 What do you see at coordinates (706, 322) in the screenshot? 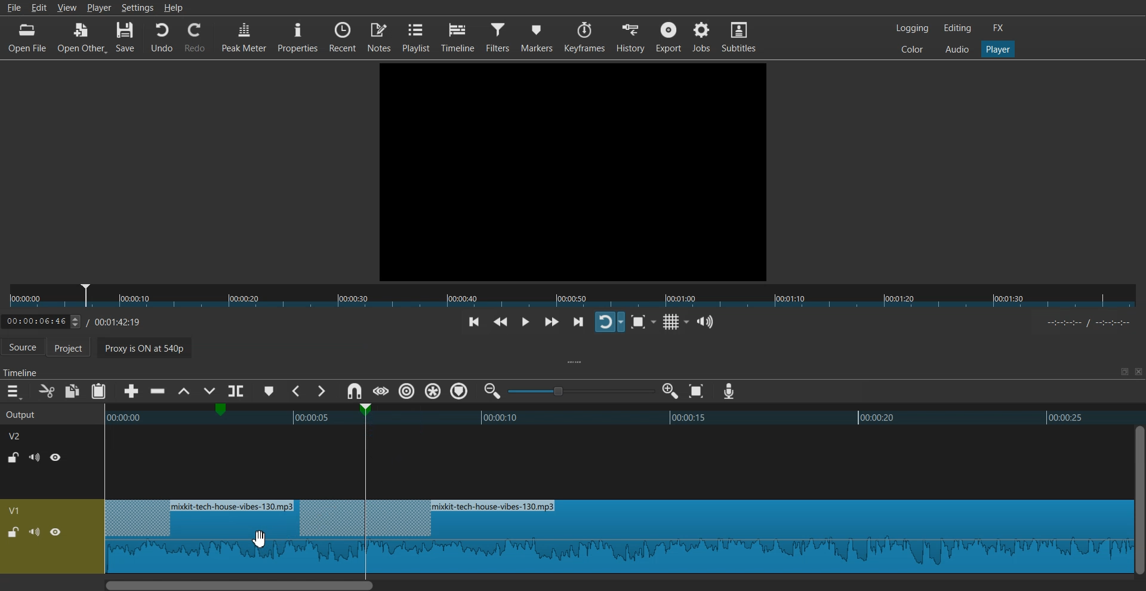
I see `Show the volume control` at bounding box center [706, 322].